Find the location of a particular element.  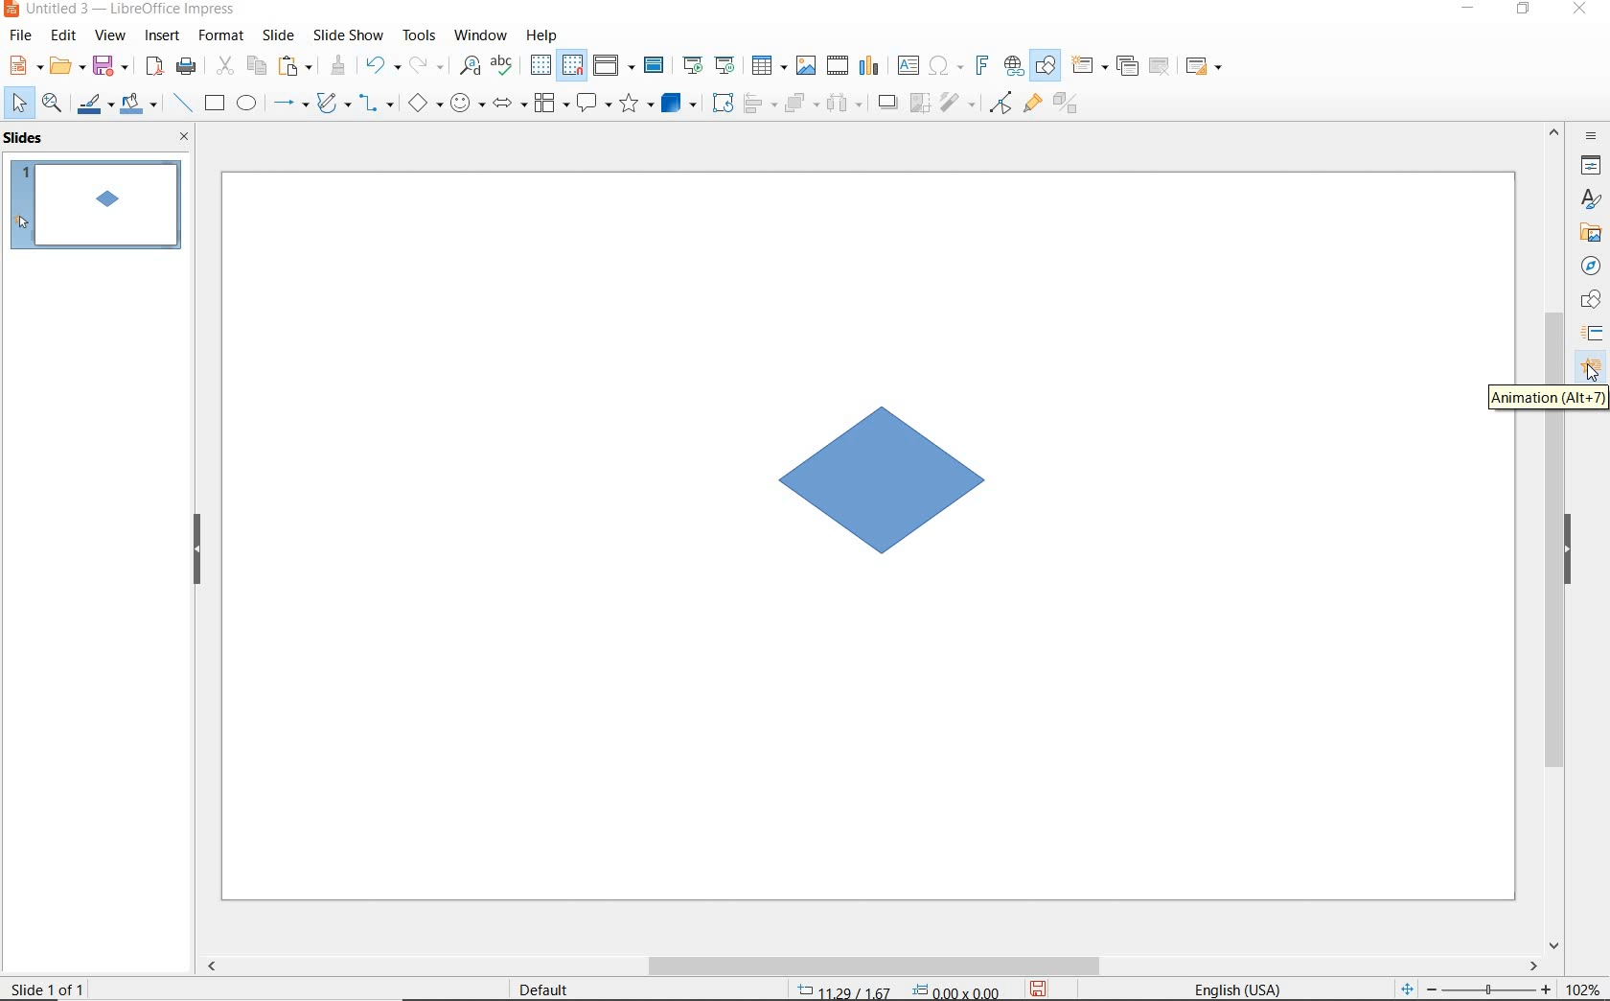

slide 1 is located at coordinates (95, 207).